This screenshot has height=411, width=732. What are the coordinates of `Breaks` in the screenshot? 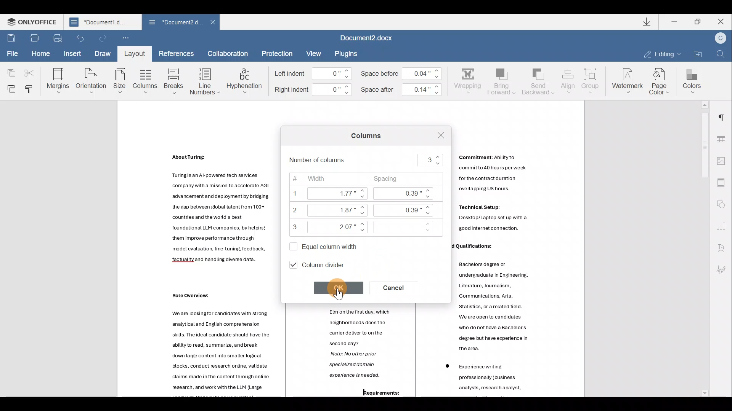 It's located at (173, 81).